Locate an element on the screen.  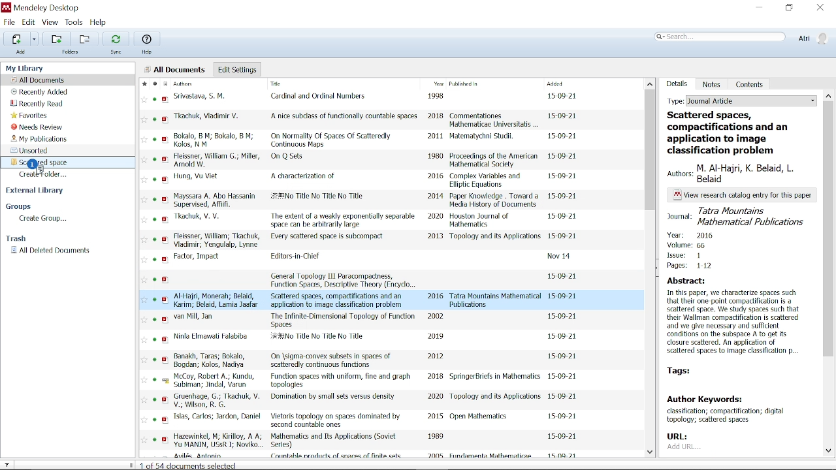
title is located at coordinates (335, 421).